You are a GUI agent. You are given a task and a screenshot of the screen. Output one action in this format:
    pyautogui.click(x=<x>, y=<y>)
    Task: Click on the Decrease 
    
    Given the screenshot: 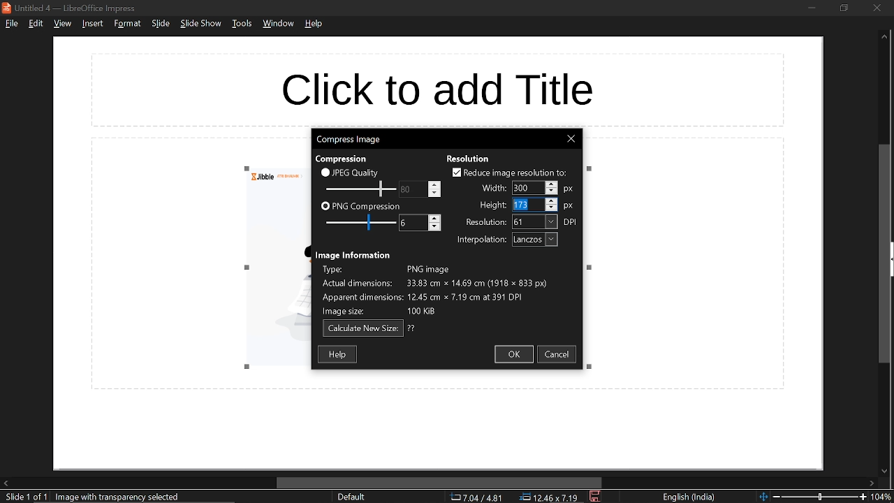 What is the action you would take?
    pyautogui.click(x=552, y=192)
    